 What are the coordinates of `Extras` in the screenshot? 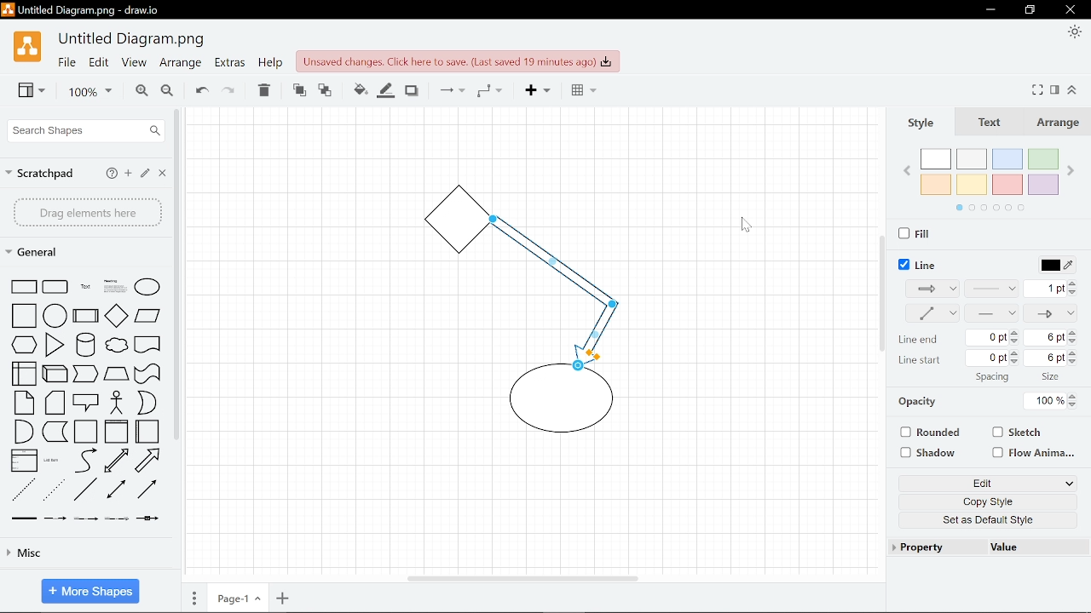 It's located at (230, 65).